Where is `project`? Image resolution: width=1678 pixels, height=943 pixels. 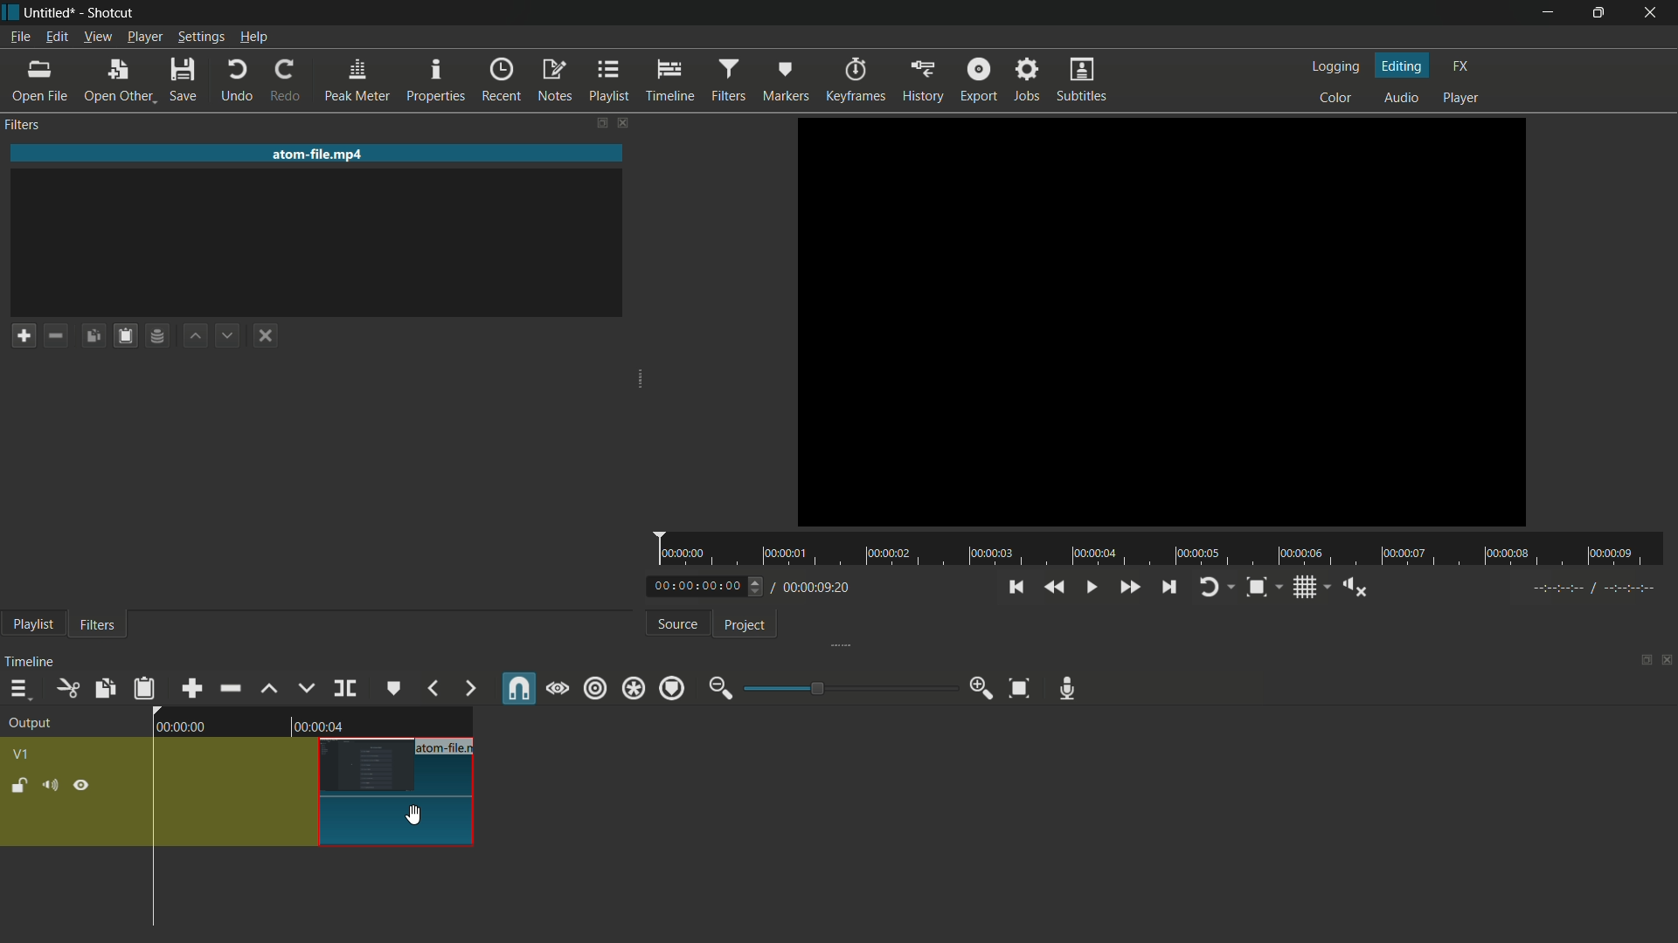
project is located at coordinates (746, 624).